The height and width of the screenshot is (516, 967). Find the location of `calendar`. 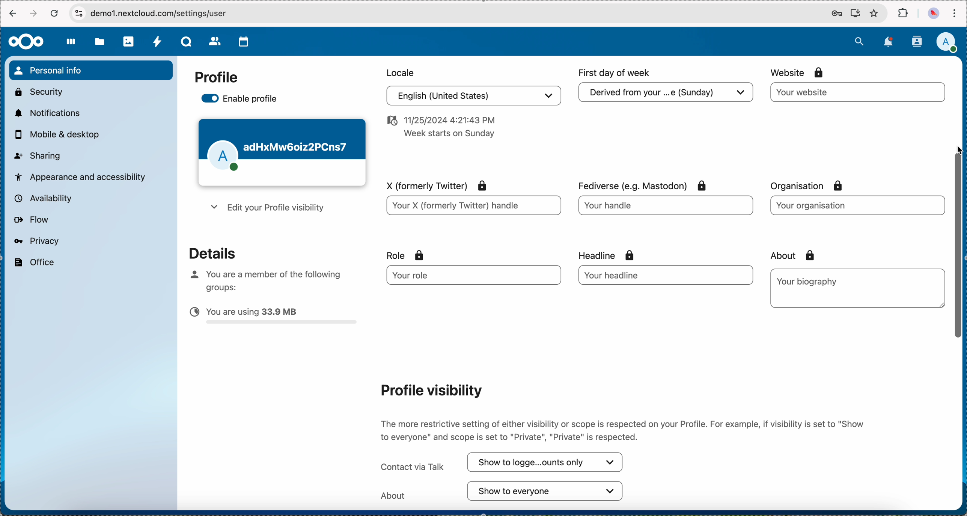

calendar is located at coordinates (244, 42).